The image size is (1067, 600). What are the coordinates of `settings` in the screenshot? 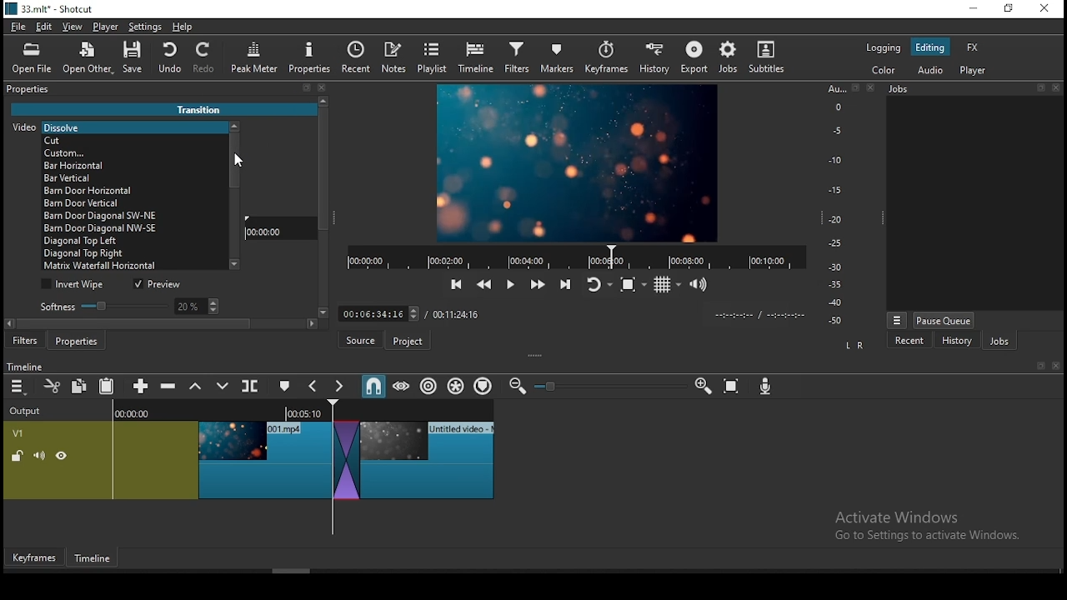 It's located at (146, 29).